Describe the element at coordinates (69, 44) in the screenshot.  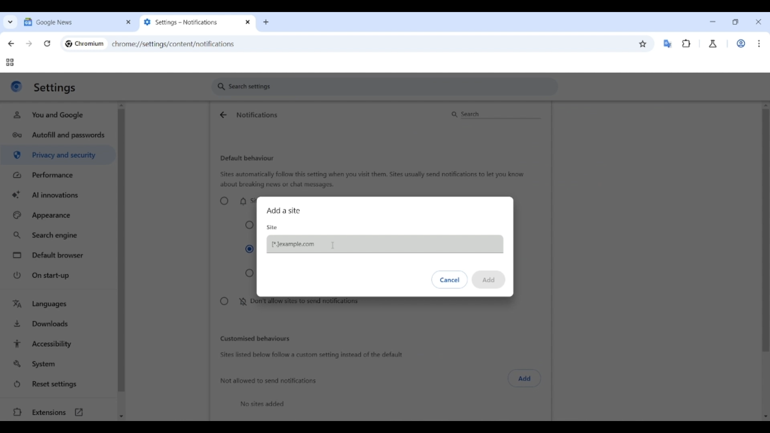
I see `Chromium logo` at that location.